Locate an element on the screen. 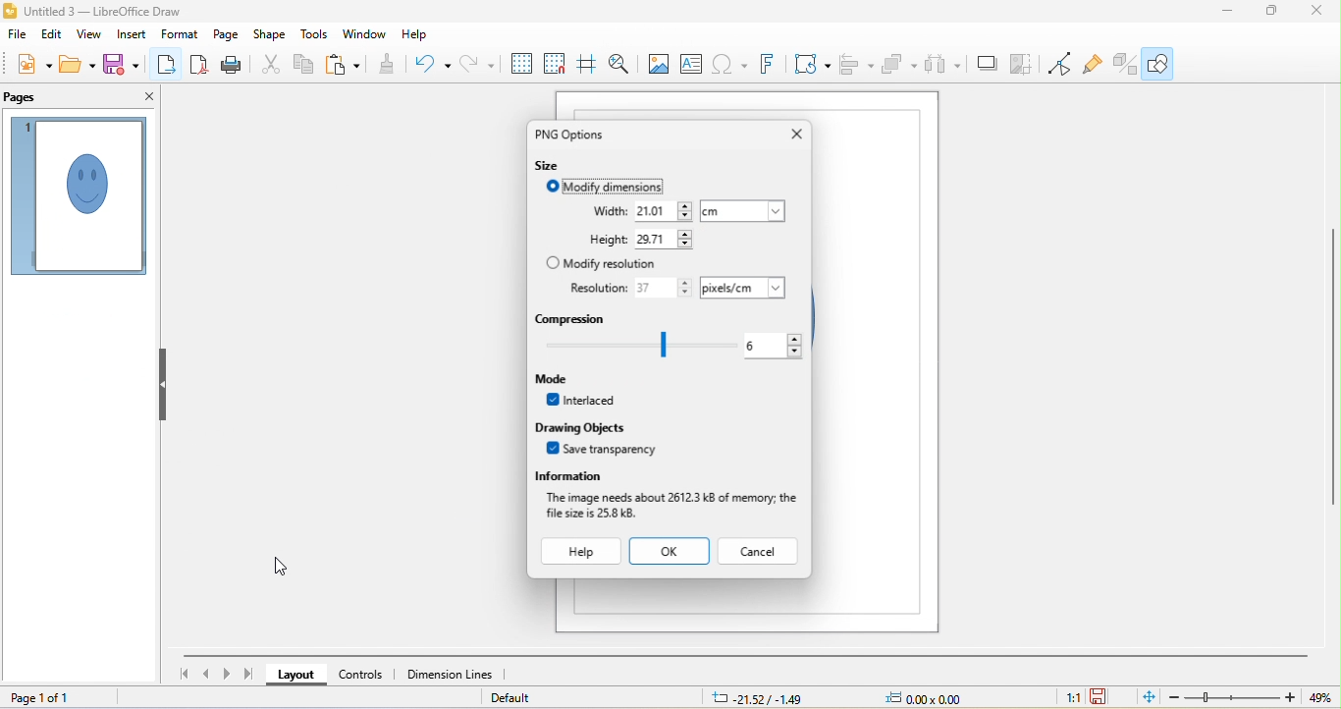 This screenshot has height=709, width=1341. insert special characters is located at coordinates (730, 65).